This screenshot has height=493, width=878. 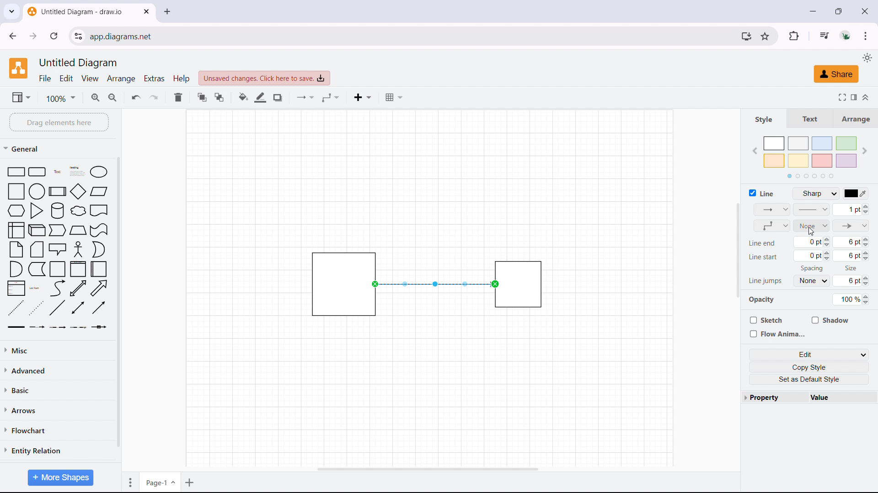 What do you see at coordinates (842, 397) in the screenshot?
I see `value` at bounding box center [842, 397].